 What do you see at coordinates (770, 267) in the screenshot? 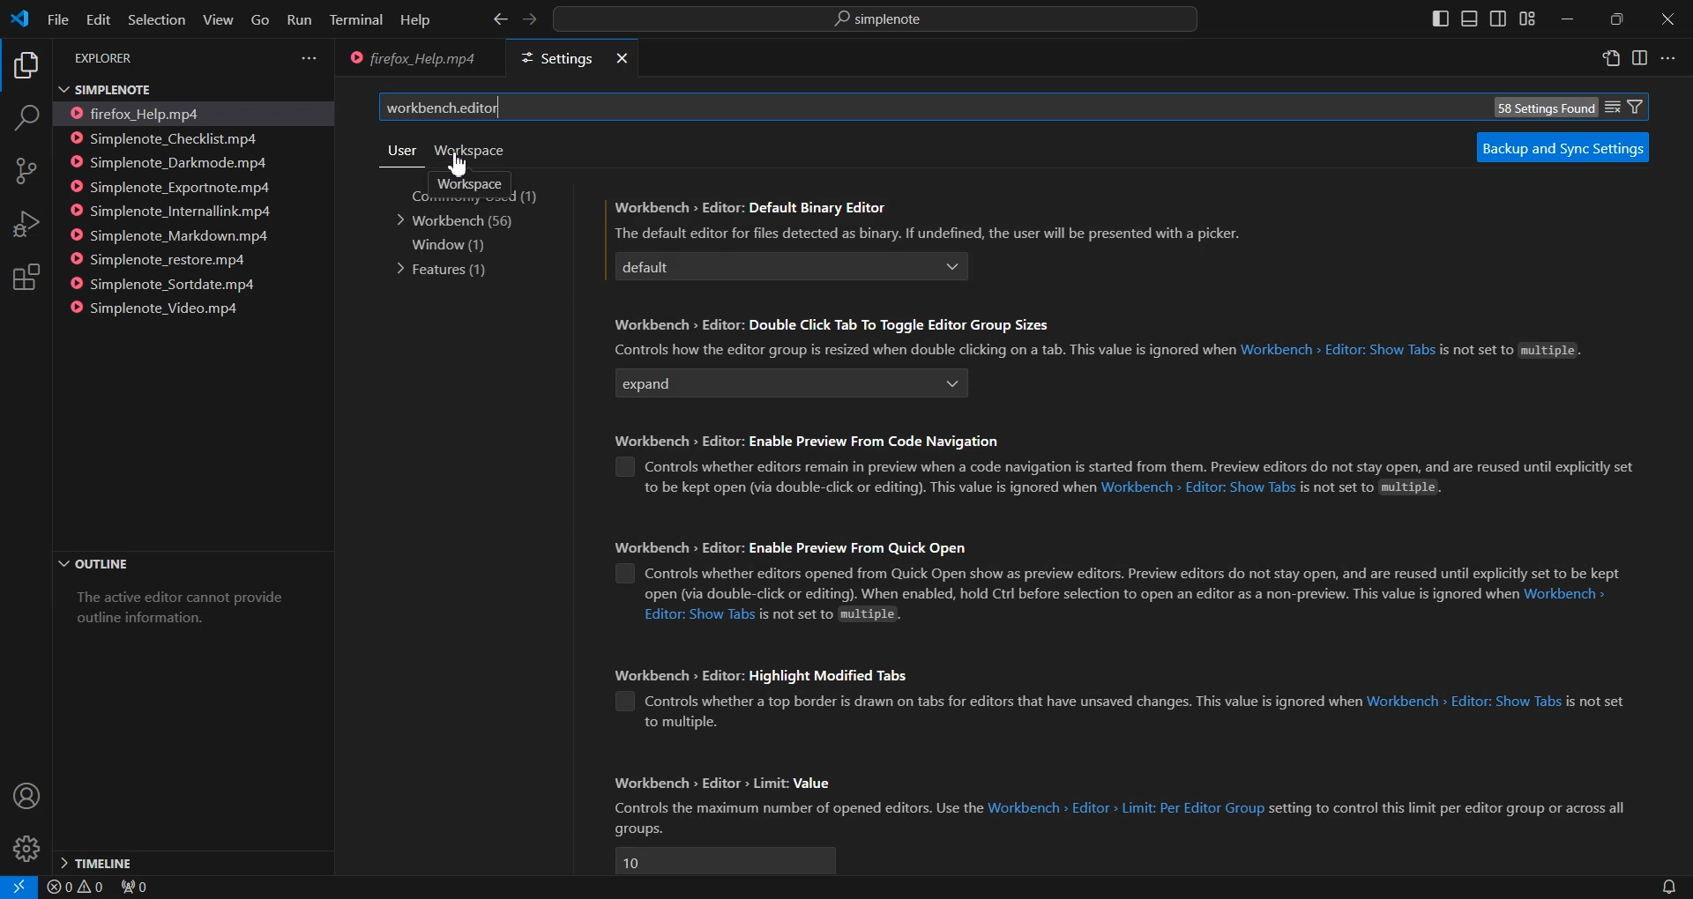
I see `Editor binary editor` at bounding box center [770, 267].